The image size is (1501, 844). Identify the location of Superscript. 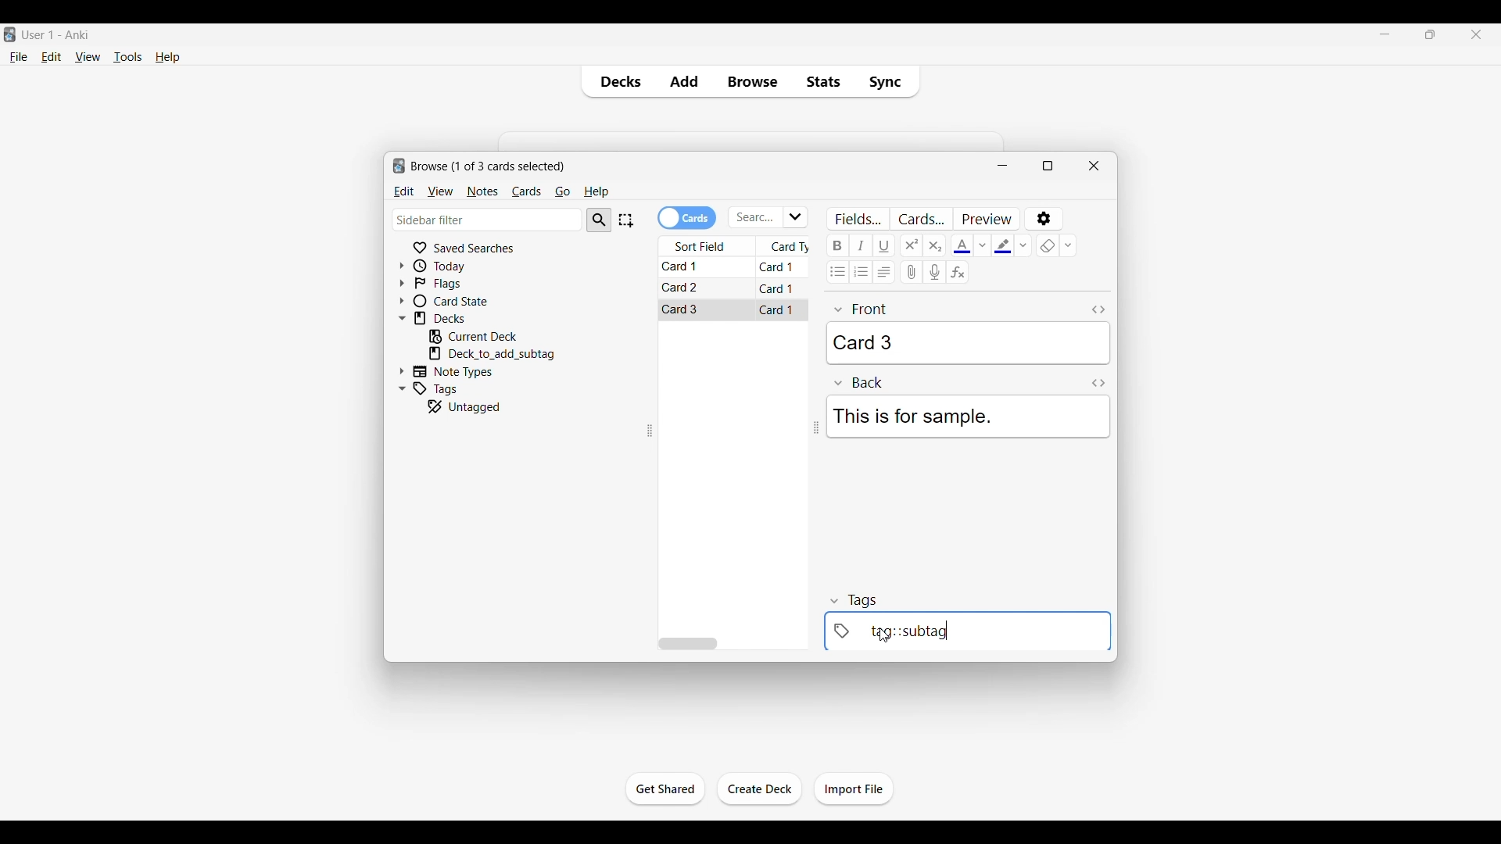
(911, 245).